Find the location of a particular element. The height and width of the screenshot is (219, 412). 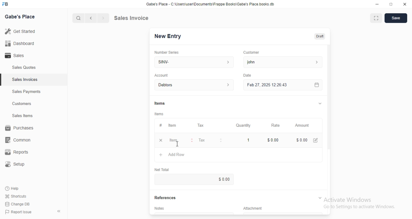

Rate is located at coordinates (277, 125).